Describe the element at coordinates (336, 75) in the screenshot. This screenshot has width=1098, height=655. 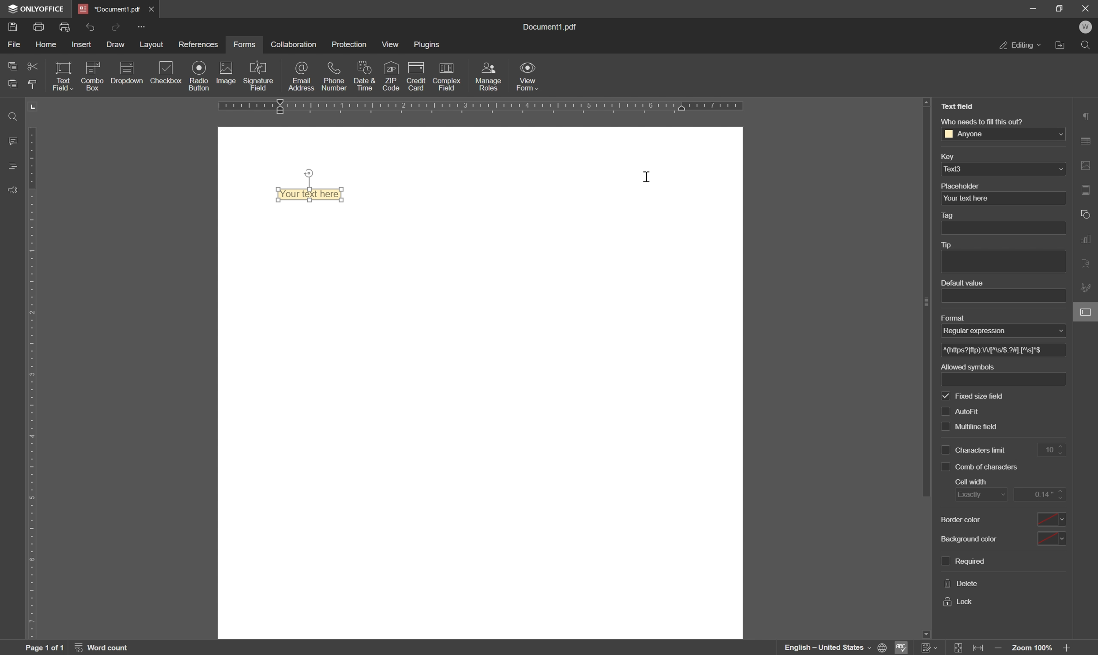
I see `phone number` at that location.